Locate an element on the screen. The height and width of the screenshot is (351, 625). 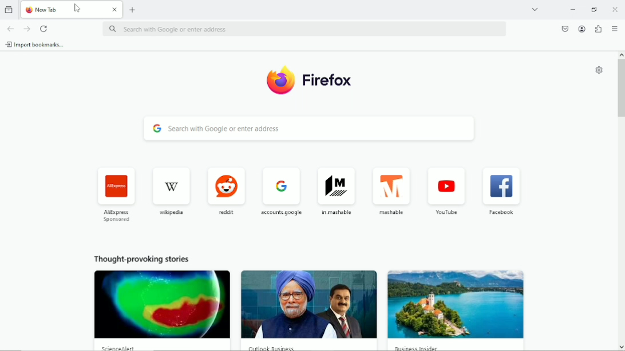
go forward is located at coordinates (26, 29).